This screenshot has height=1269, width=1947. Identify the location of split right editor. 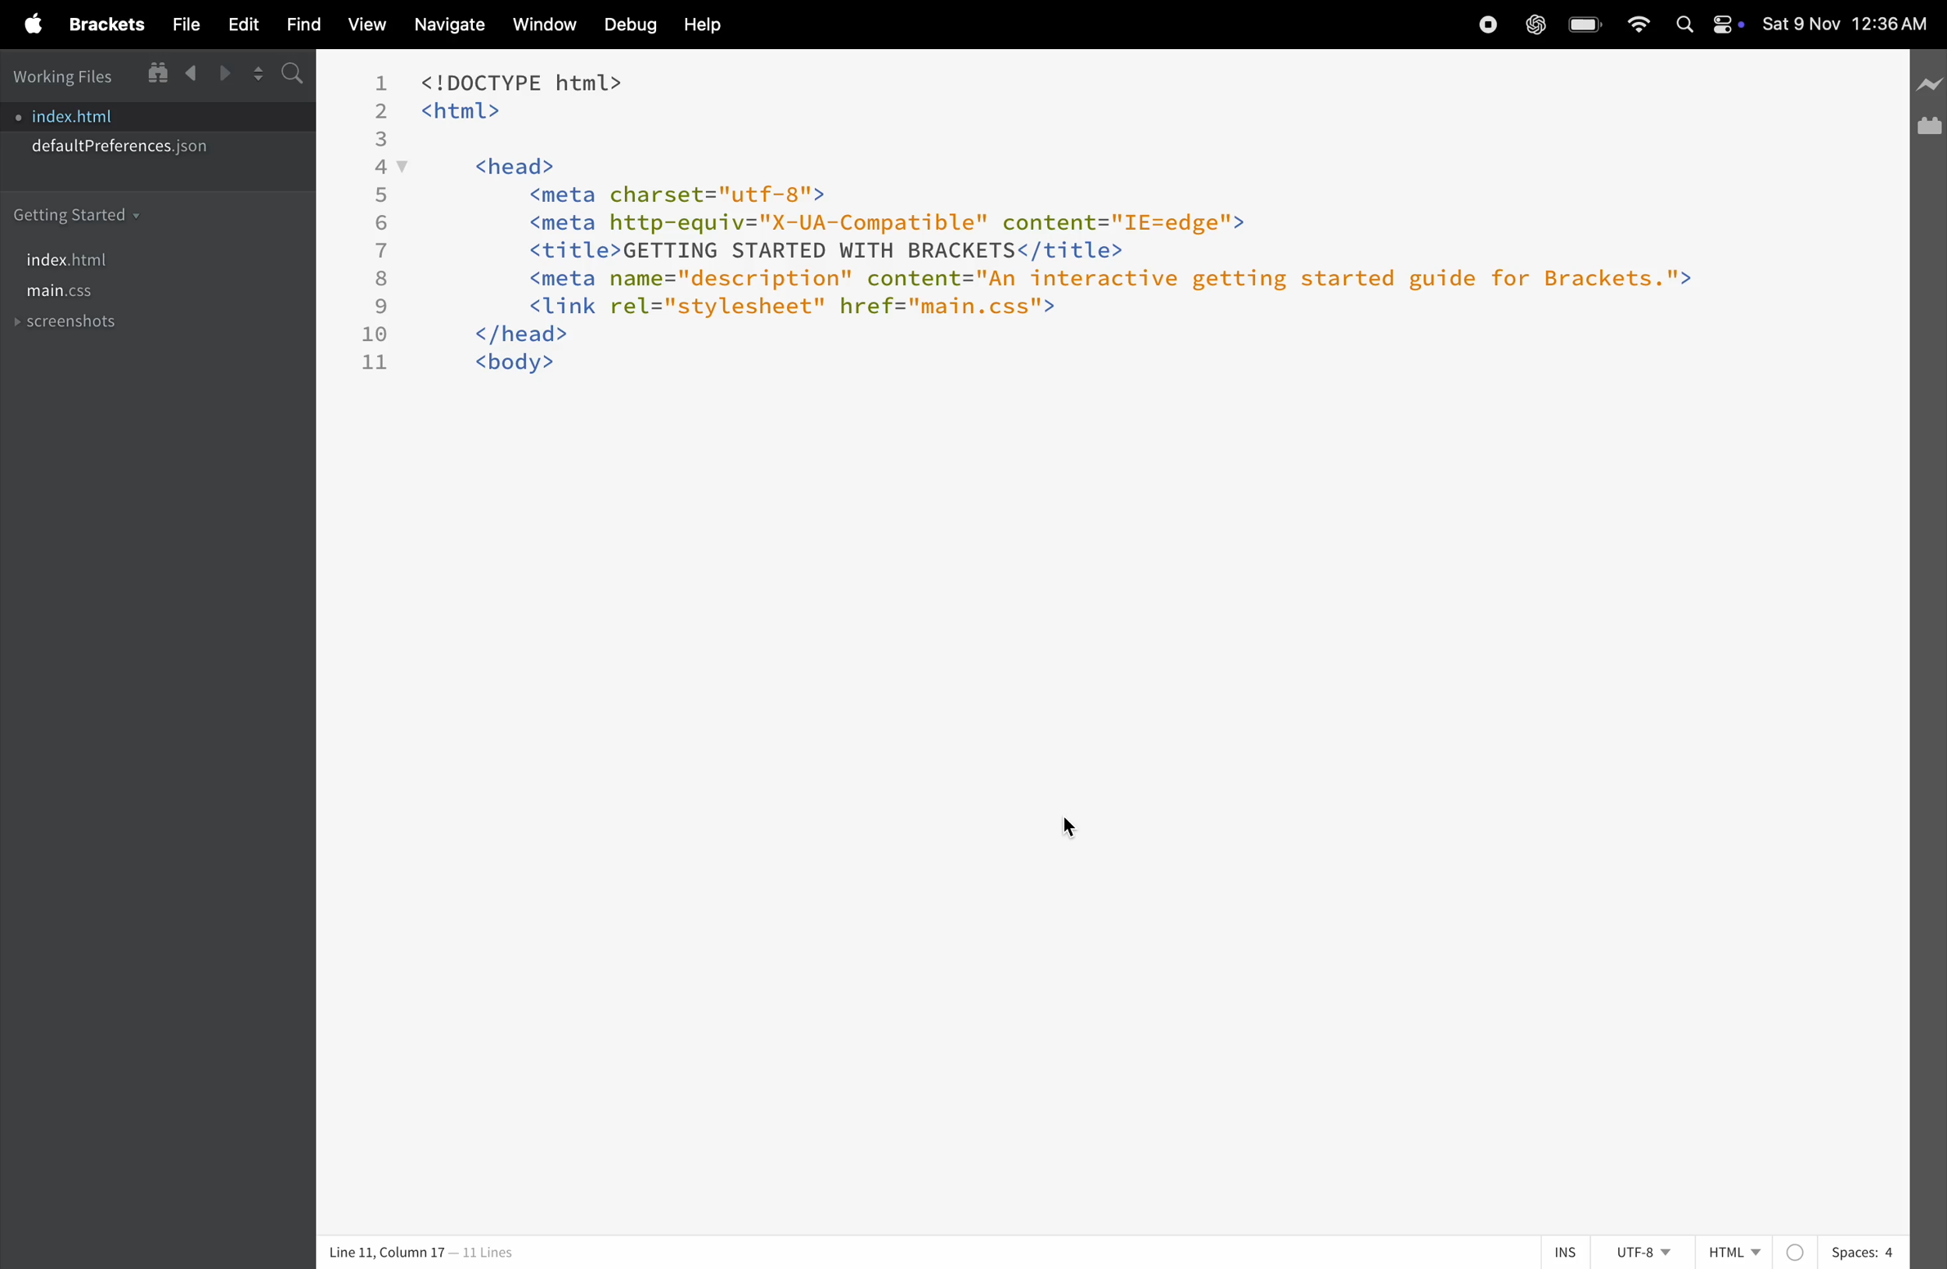
(262, 73).